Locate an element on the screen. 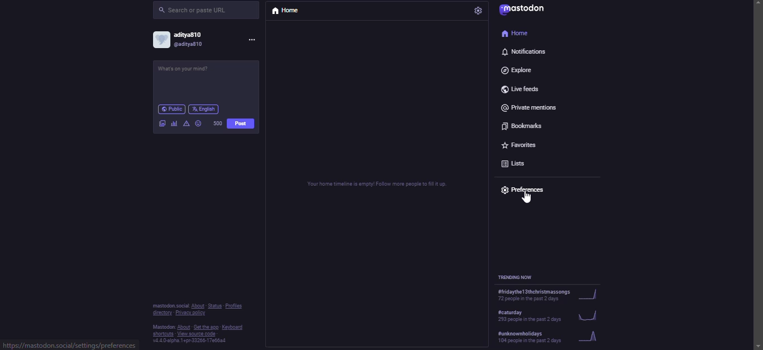  polls is located at coordinates (175, 123).